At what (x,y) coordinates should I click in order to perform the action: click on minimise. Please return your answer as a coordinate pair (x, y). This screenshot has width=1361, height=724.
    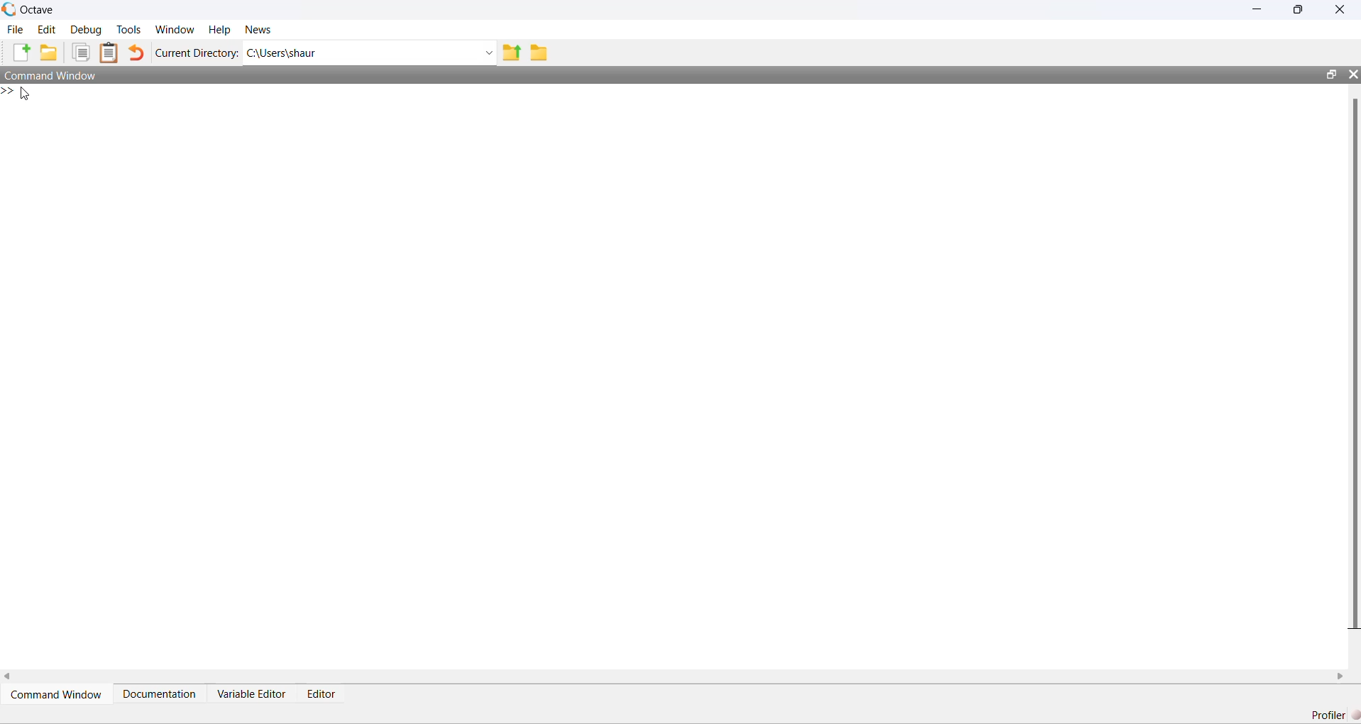
    Looking at the image, I should click on (1257, 9).